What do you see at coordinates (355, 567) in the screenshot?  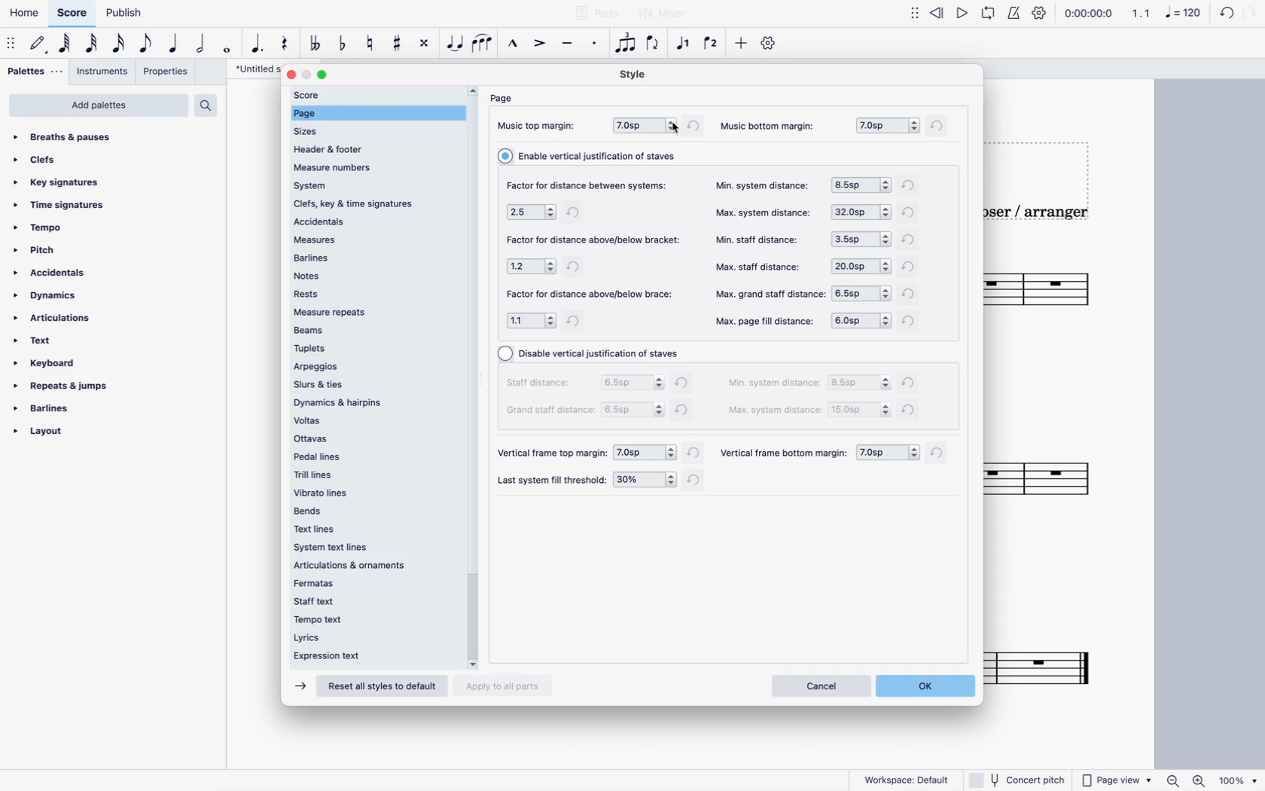 I see `articulations & ornaments` at bounding box center [355, 567].